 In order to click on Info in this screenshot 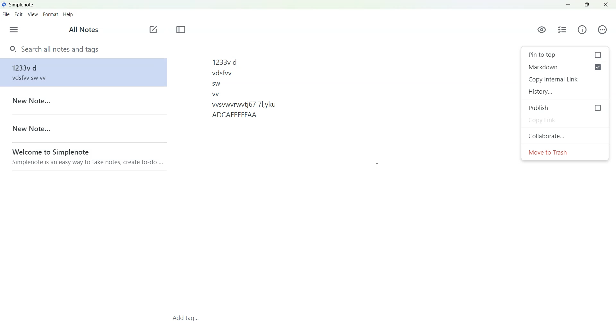, I will do `click(582, 30)`.